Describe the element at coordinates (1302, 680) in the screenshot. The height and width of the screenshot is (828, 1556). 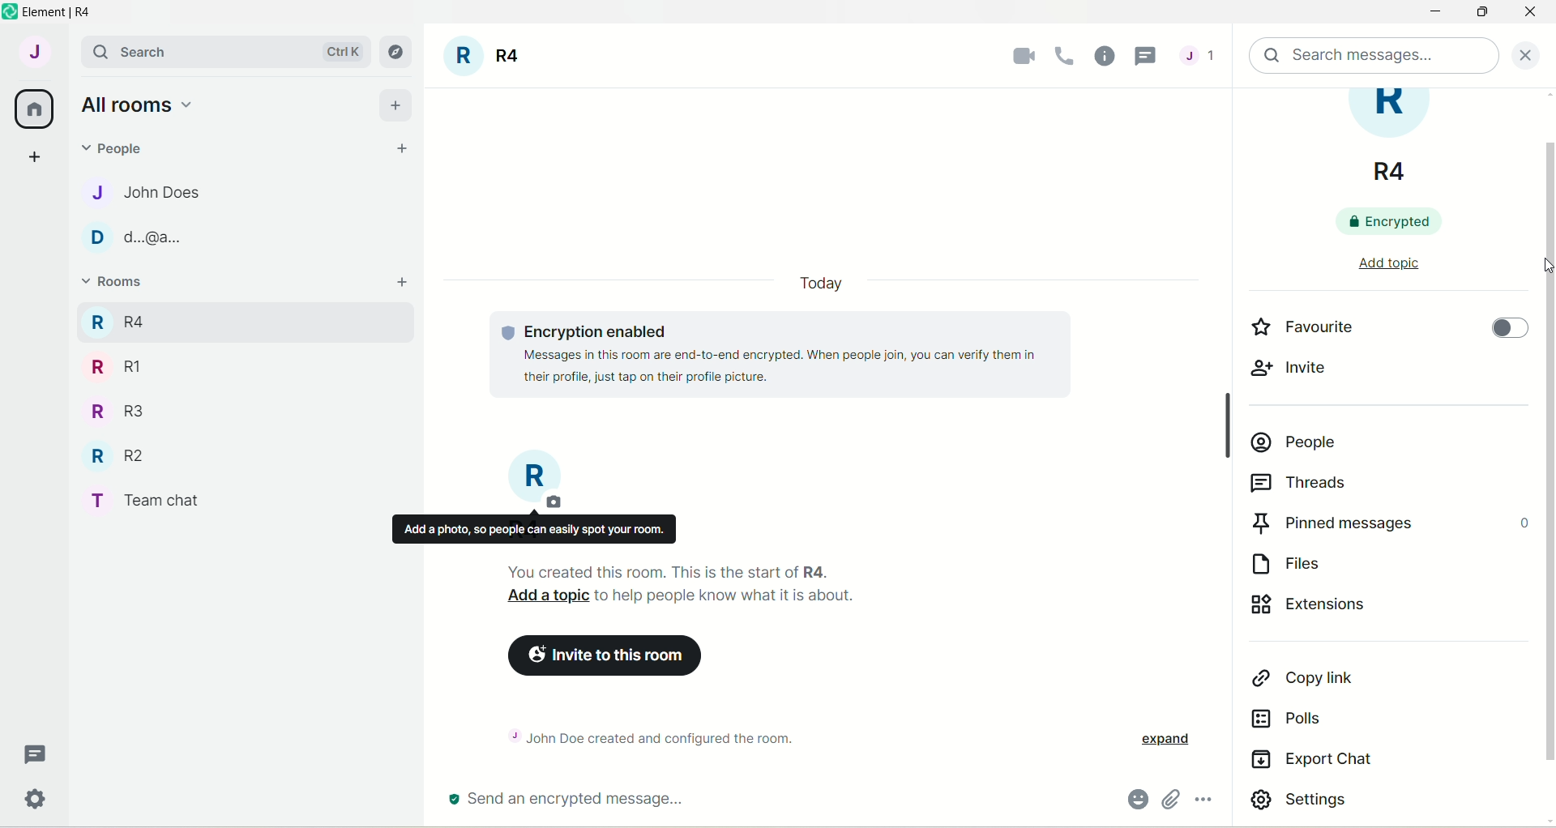
I see `copy link` at that location.